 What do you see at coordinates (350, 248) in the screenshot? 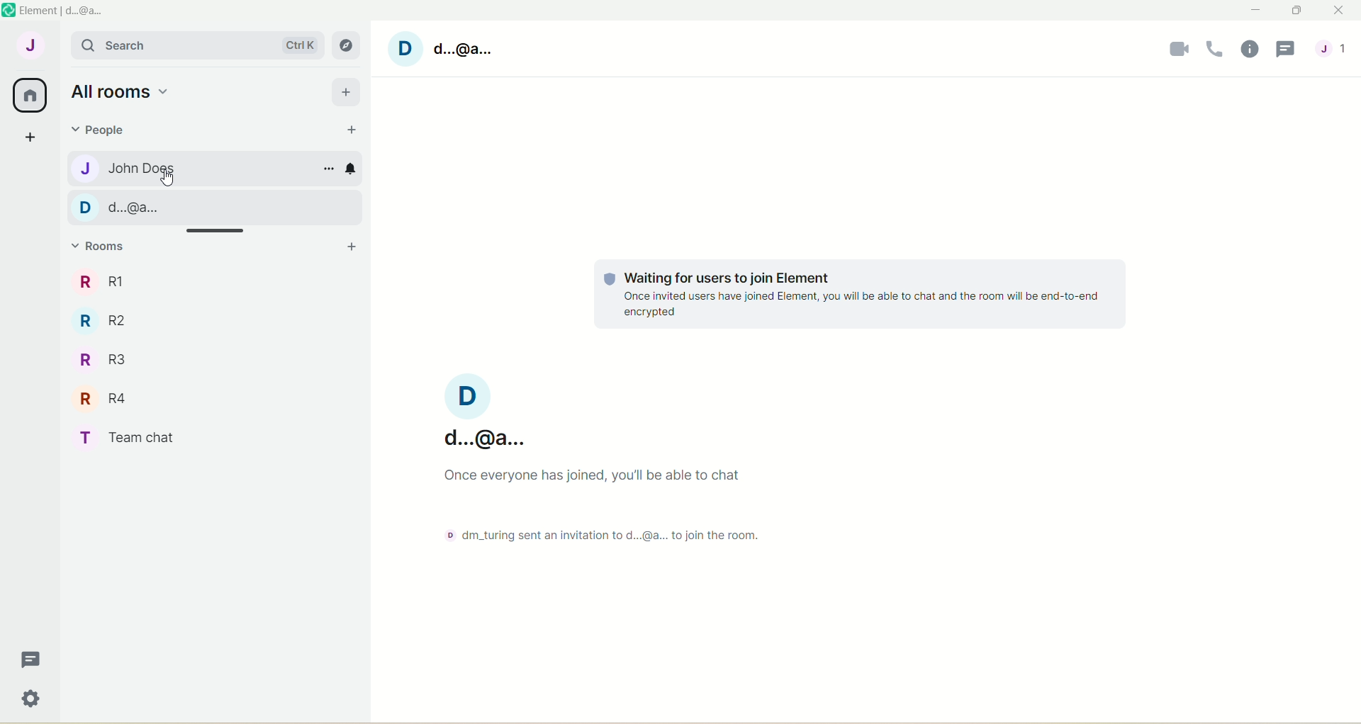
I see `add` at bounding box center [350, 248].